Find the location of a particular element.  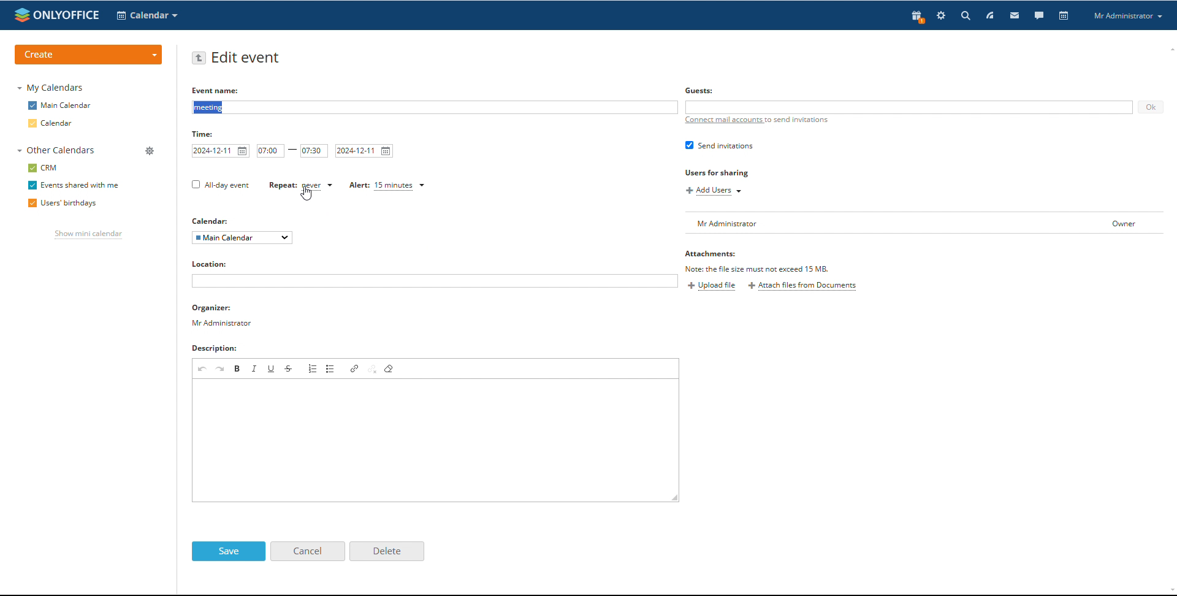

Note: the file size must not exceed 15 MB. is located at coordinates (758, 269).